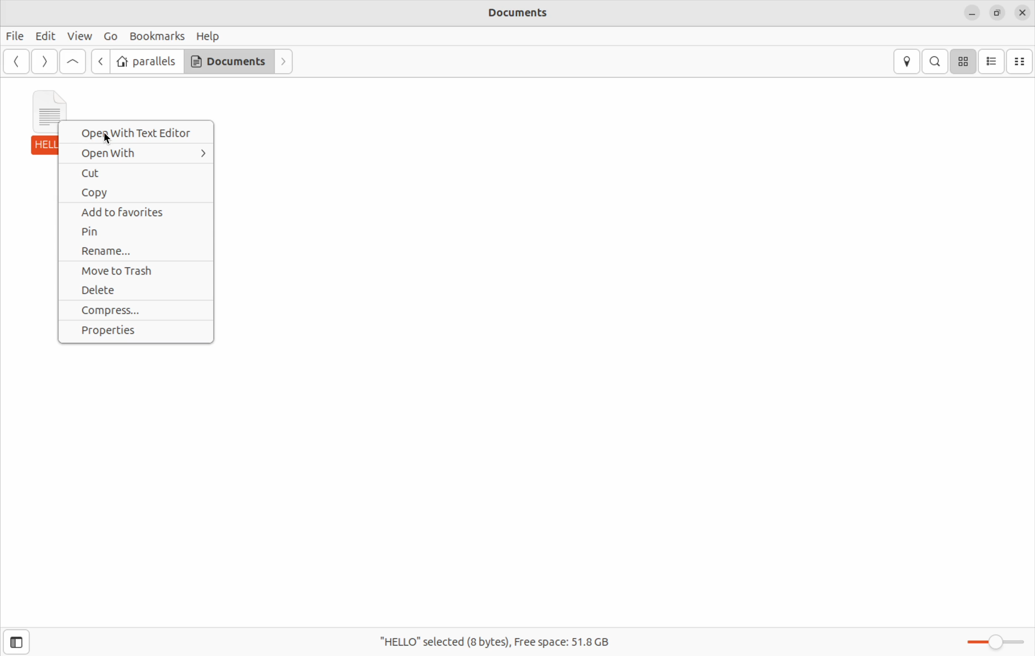  What do you see at coordinates (26, 639) in the screenshot?
I see `Open sidebar` at bounding box center [26, 639].